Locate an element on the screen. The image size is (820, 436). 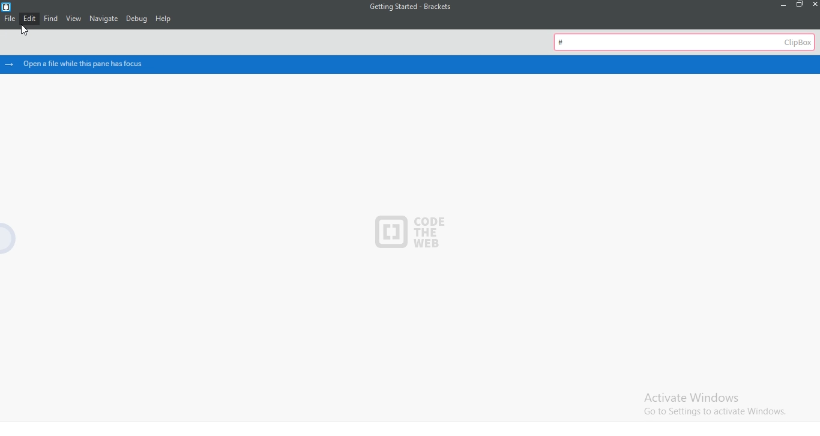
Logo is located at coordinates (7, 7).